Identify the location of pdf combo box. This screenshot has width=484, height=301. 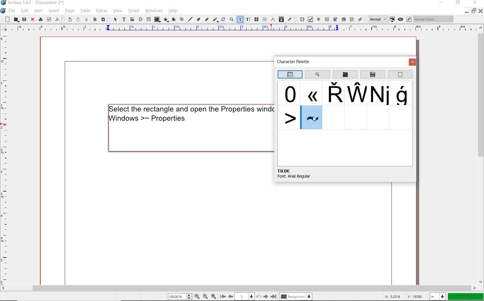
(335, 19).